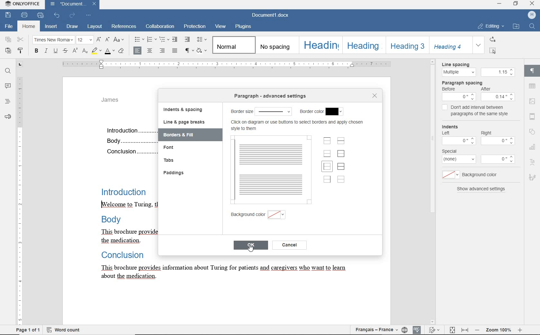 Image resolution: width=540 pixels, height=335 pixels. Describe the element at coordinates (375, 330) in the screenshot. I see `text language` at that location.